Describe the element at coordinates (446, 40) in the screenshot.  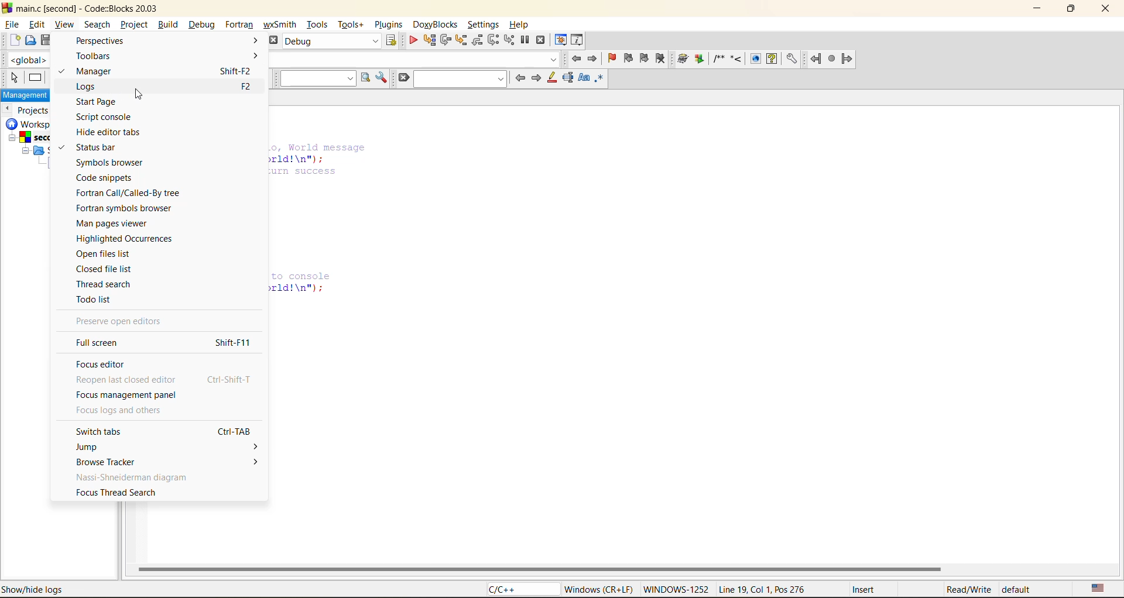
I see `next line` at that location.